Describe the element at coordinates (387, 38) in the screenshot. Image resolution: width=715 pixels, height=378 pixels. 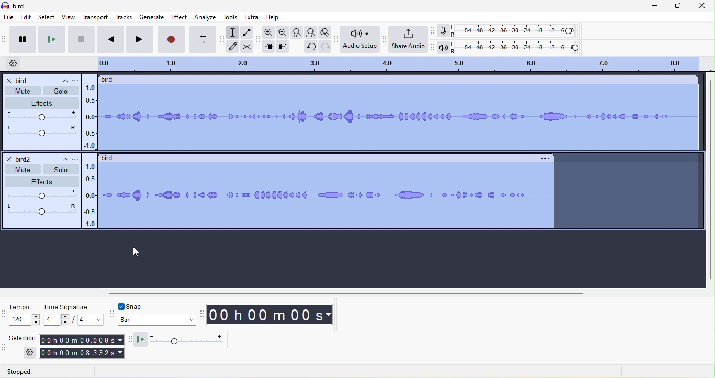
I see `audacity share audio toolbar` at that location.